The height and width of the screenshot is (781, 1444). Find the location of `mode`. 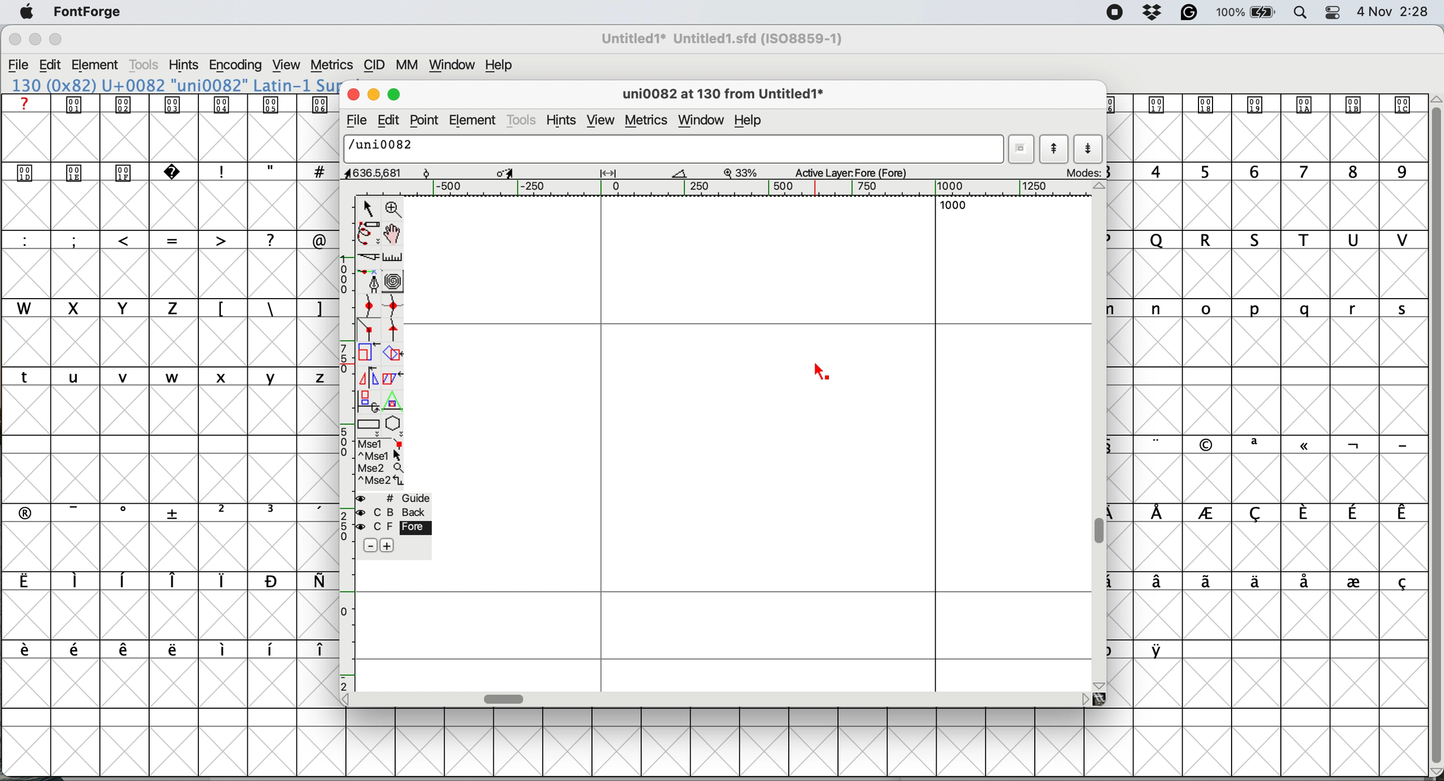

mode is located at coordinates (1081, 172).